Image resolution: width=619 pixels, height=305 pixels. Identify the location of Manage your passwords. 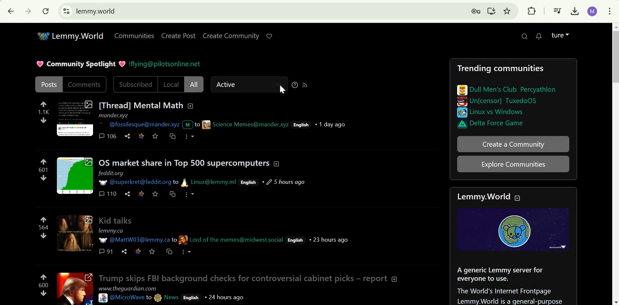
(477, 11).